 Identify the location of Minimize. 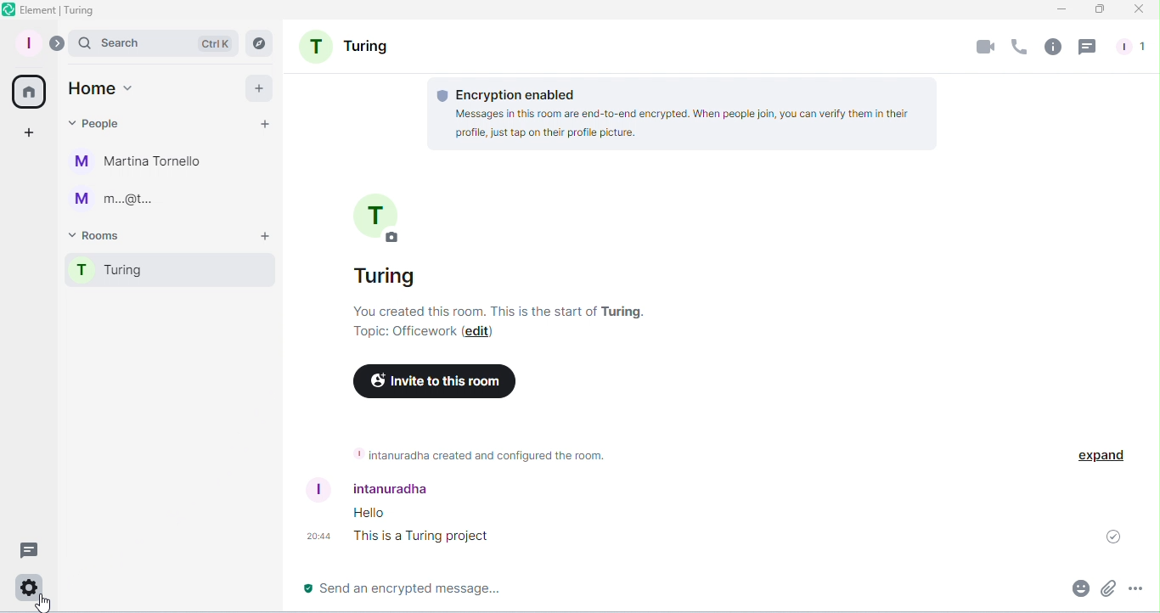
(1061, 10).